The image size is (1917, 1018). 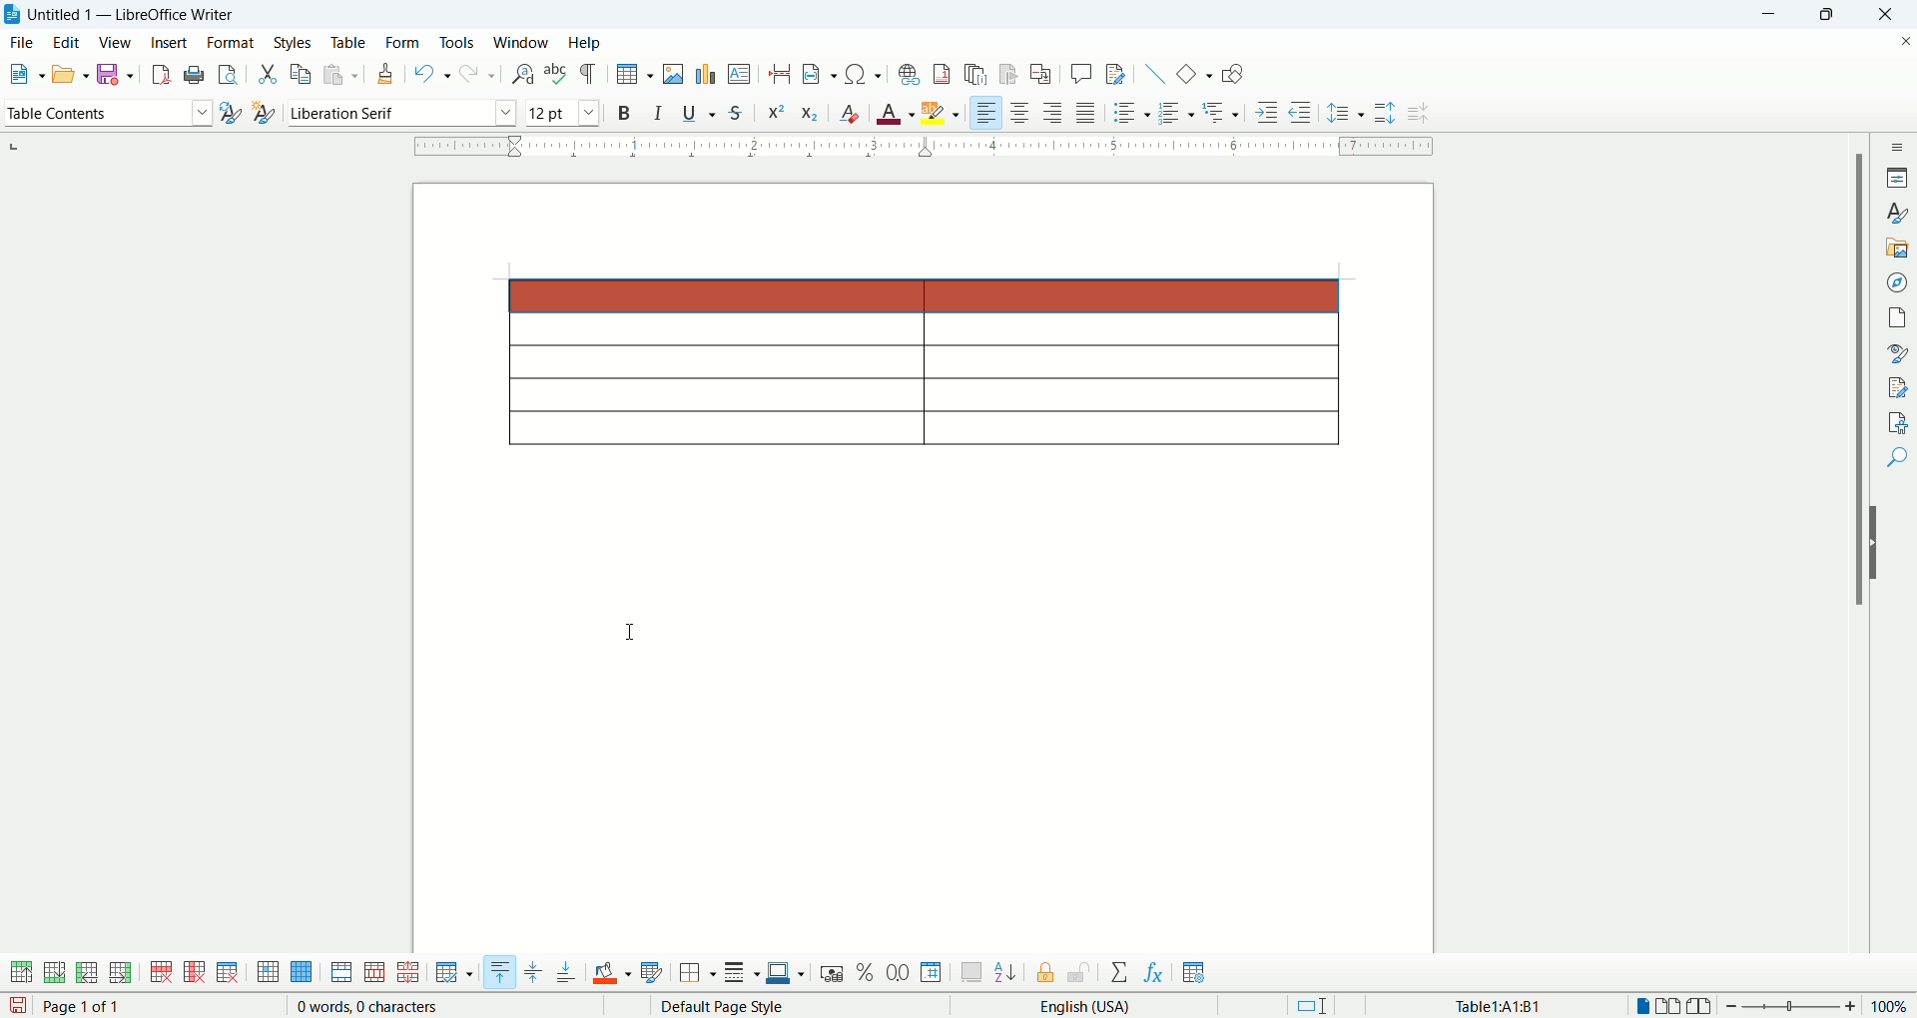 I want to click on split cells, so click(x=371, y=973).